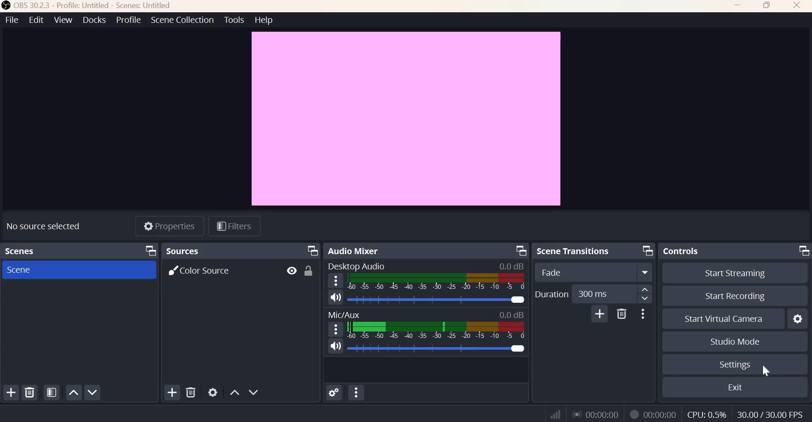 This screenshot has width=812, height=422. I want to click on Add source(s), so click(171, 392).